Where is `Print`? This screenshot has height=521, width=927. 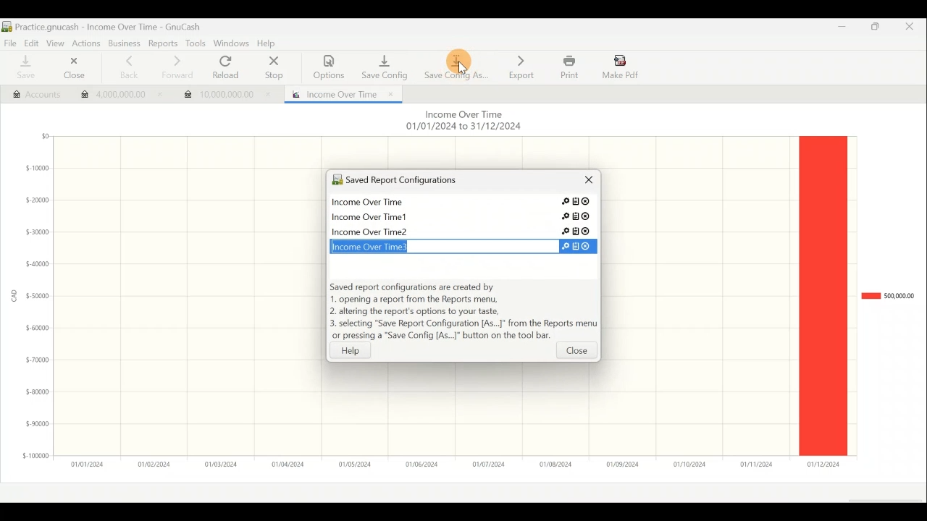 Print is located at coordinates (568, 67).